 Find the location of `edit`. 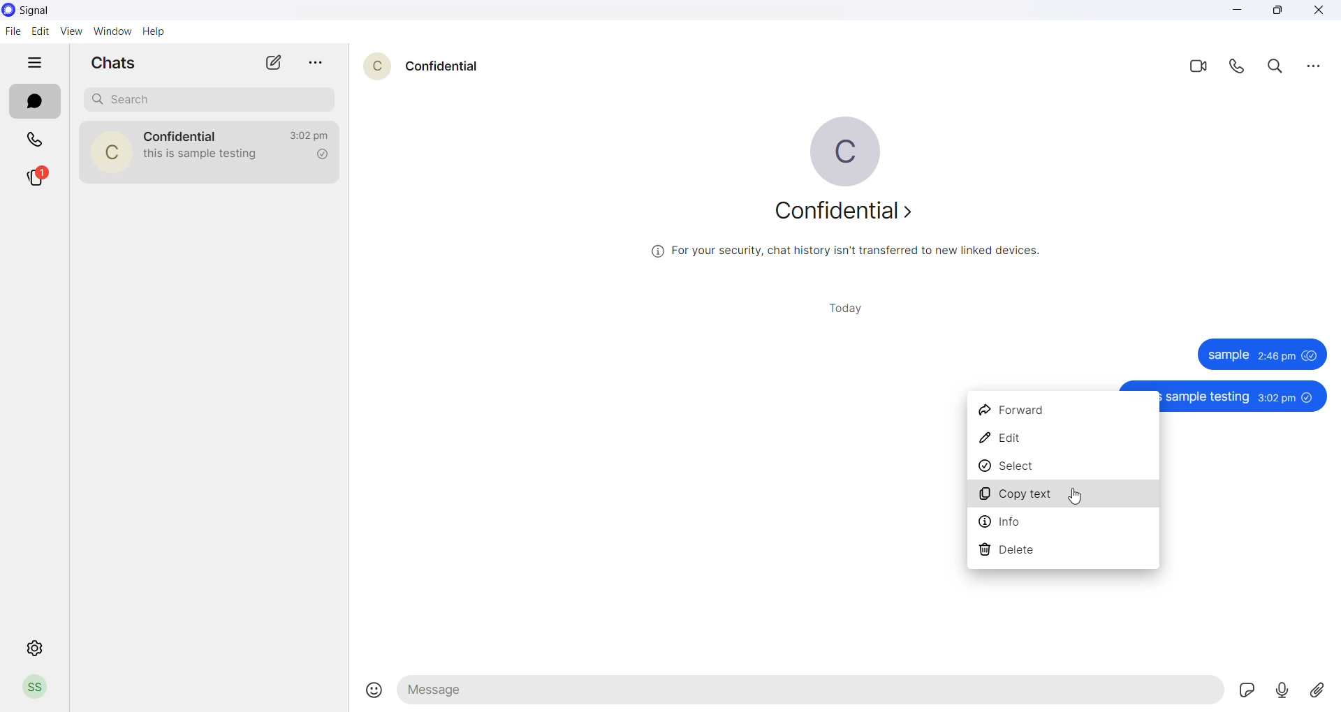

edit is located at coordinates (1064, 437).